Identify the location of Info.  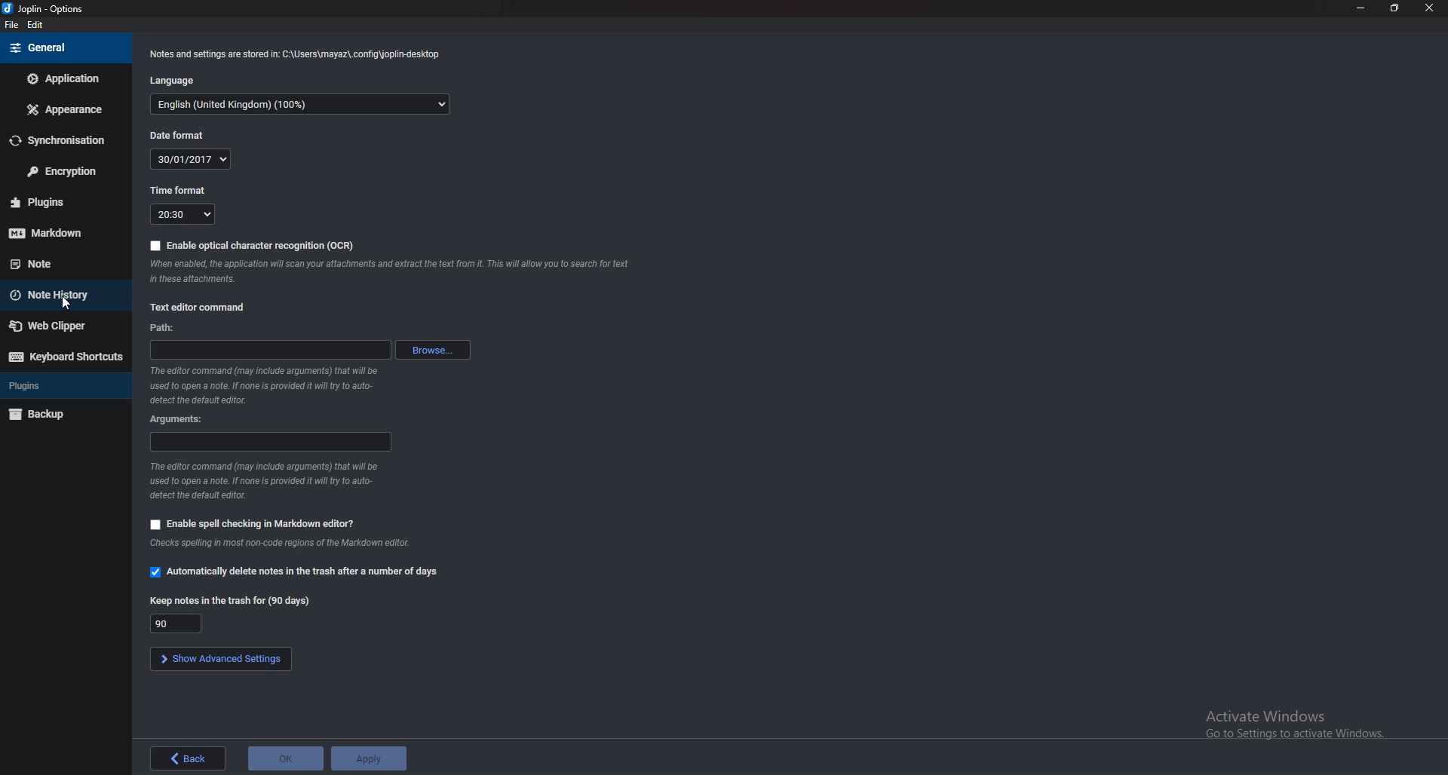
(264, 384).